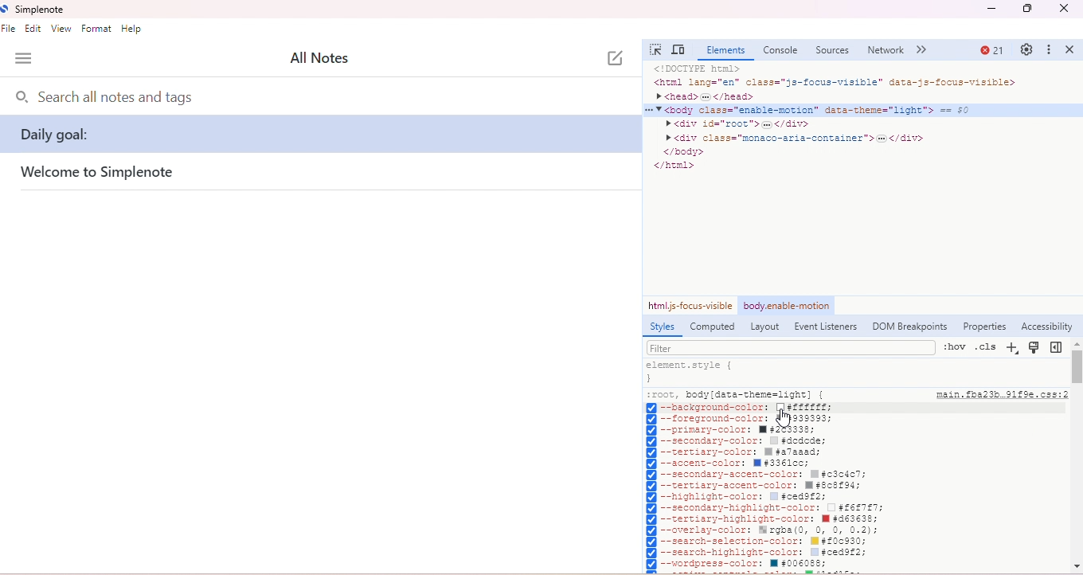 This screenshot has width=1083, height=575. What do you see at coordinates (1046, 327) in the screenshot?
I see `acessibility` at bounding box center [1046, 327].